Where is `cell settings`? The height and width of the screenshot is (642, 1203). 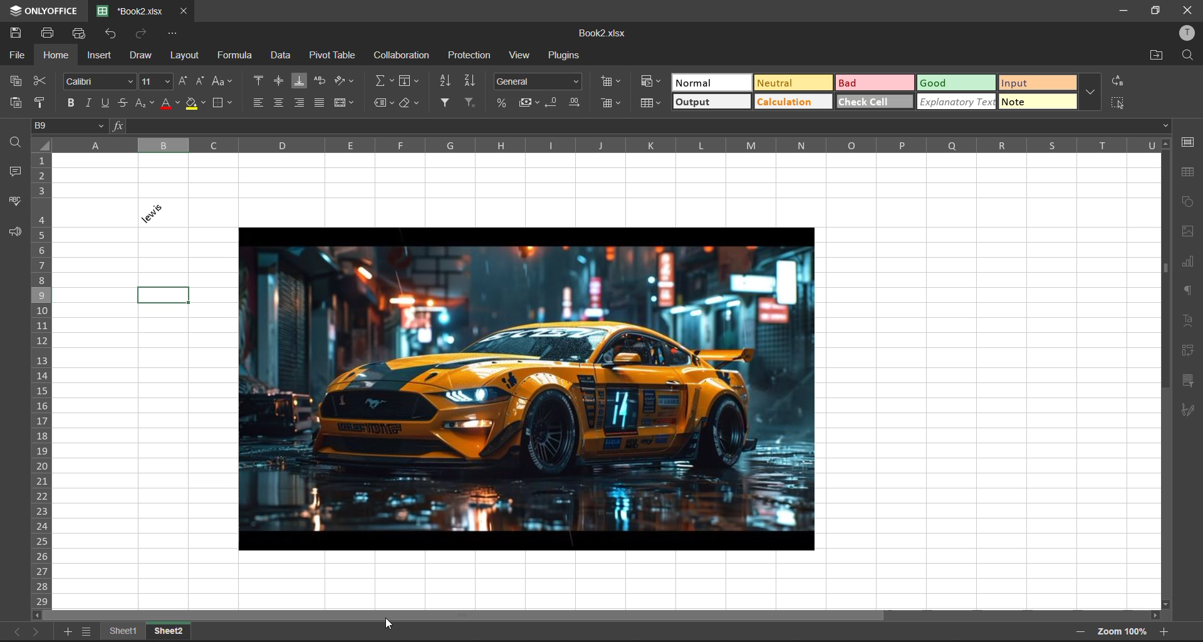
cell settings is located at coordinates (1188, 142).